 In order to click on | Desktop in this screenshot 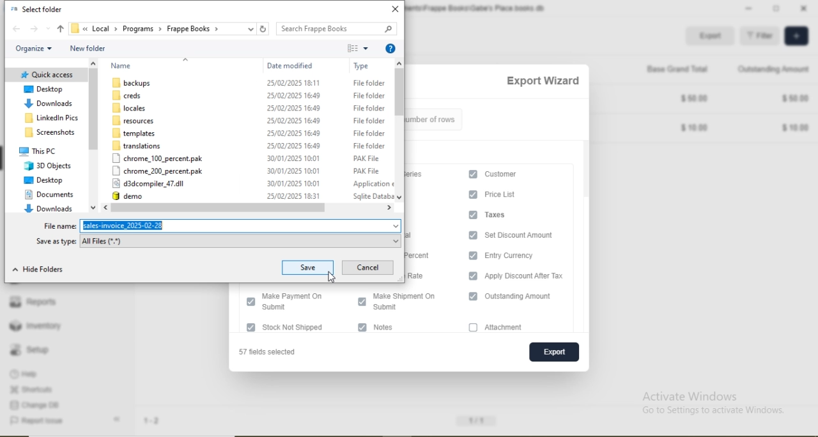, I will do `click(47, 90)`.